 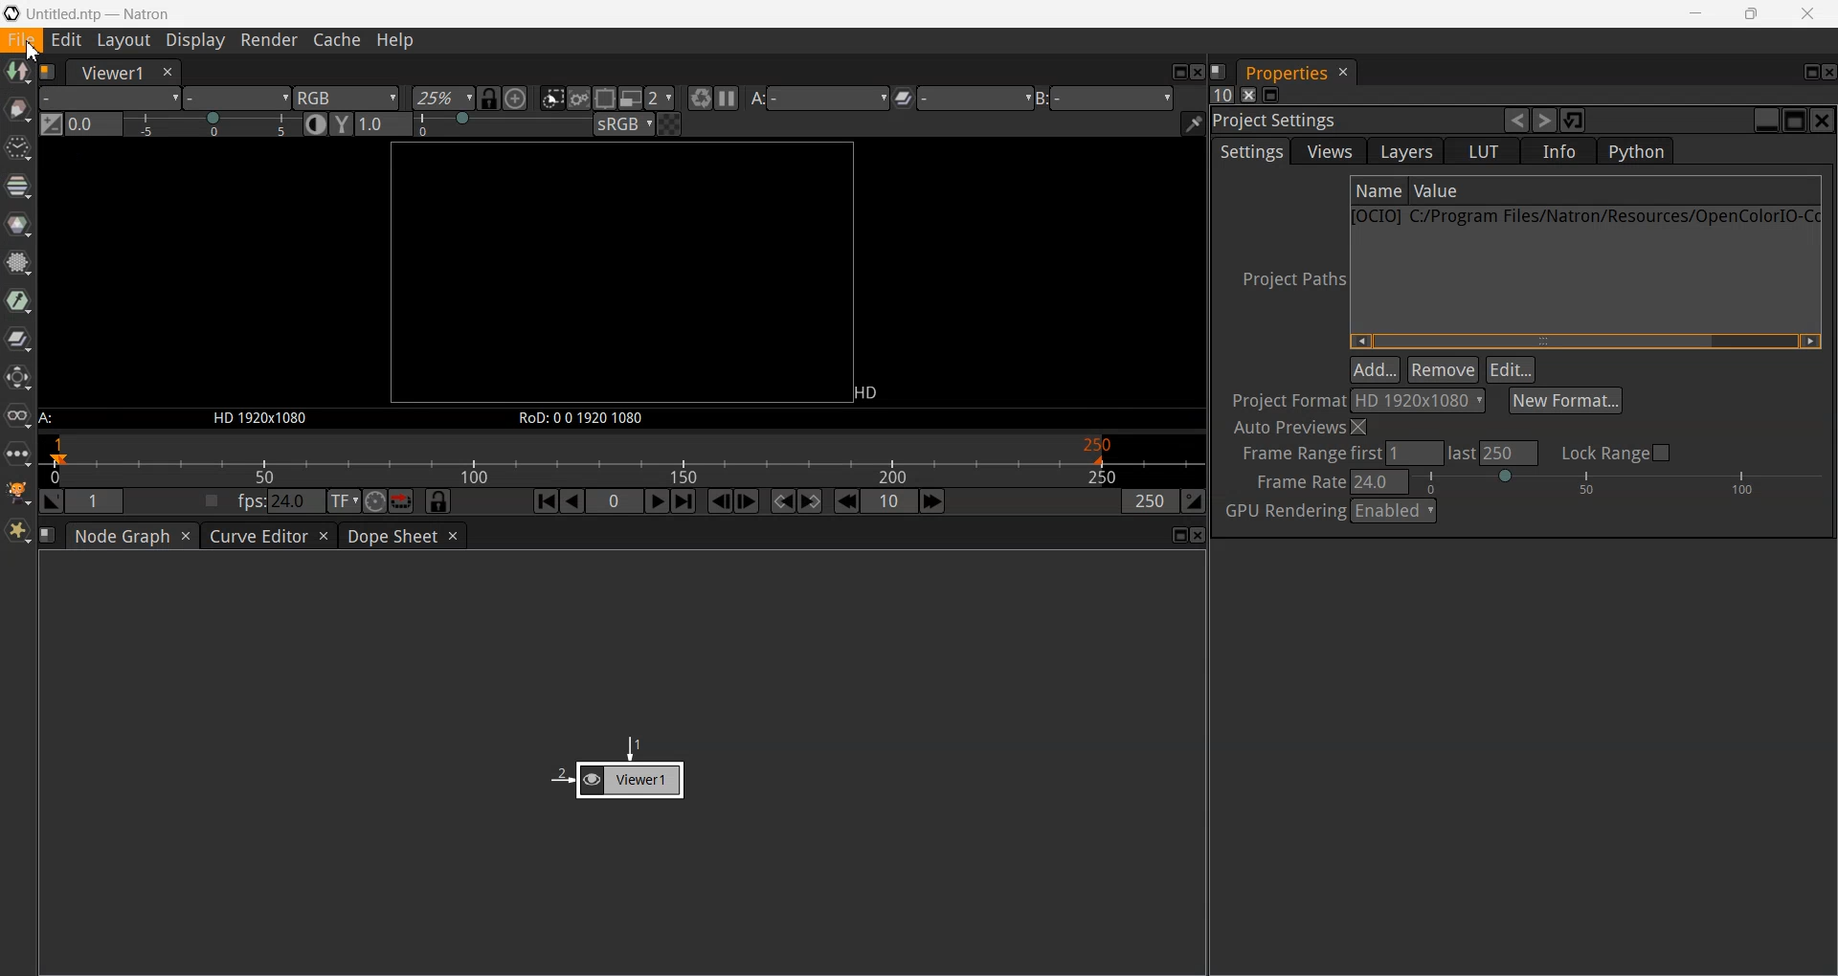 I want to click on The playback out point, so click(x=1151, y=500).